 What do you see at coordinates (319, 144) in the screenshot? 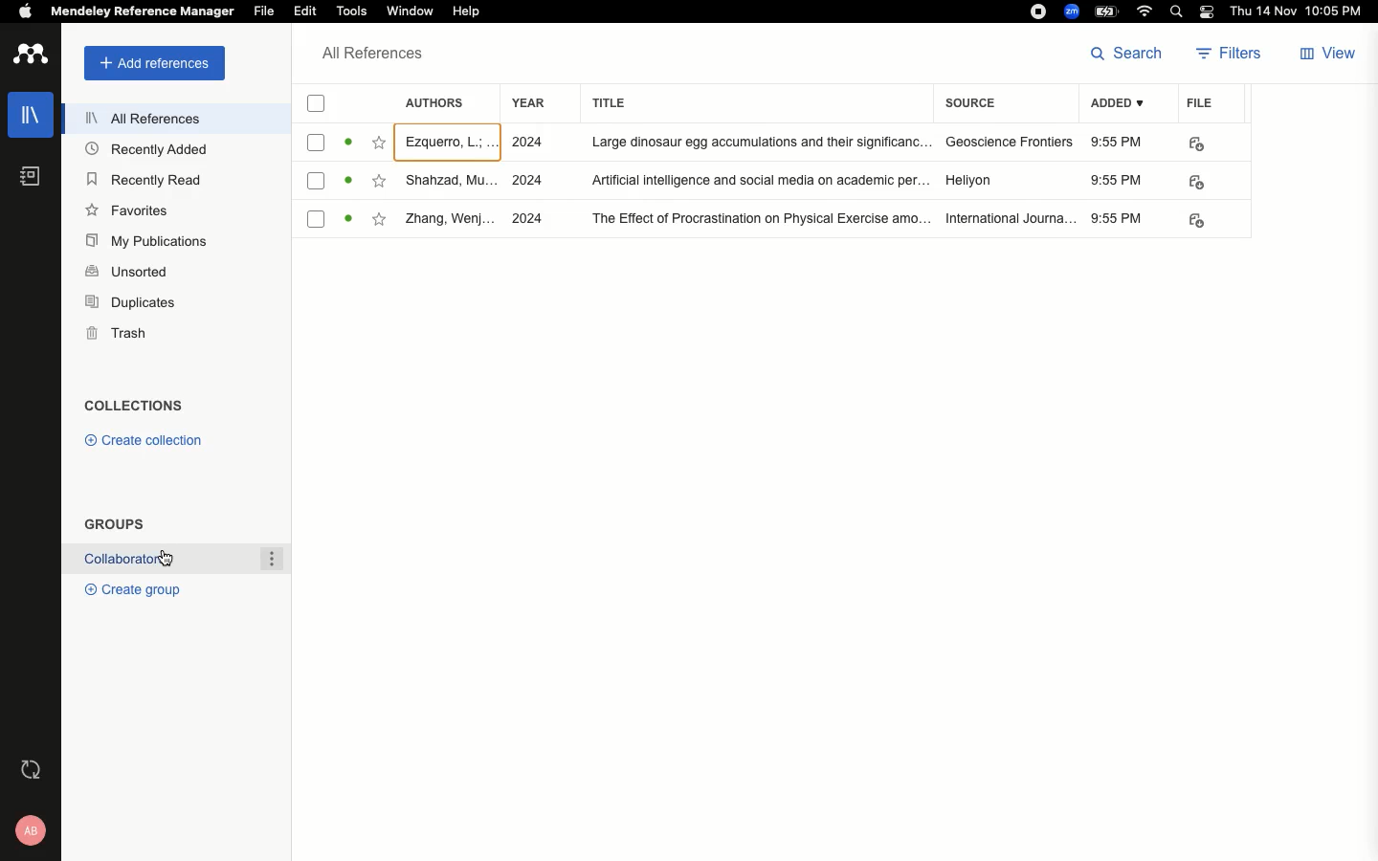
I see `checkbox` at bounding box center [319, 144].